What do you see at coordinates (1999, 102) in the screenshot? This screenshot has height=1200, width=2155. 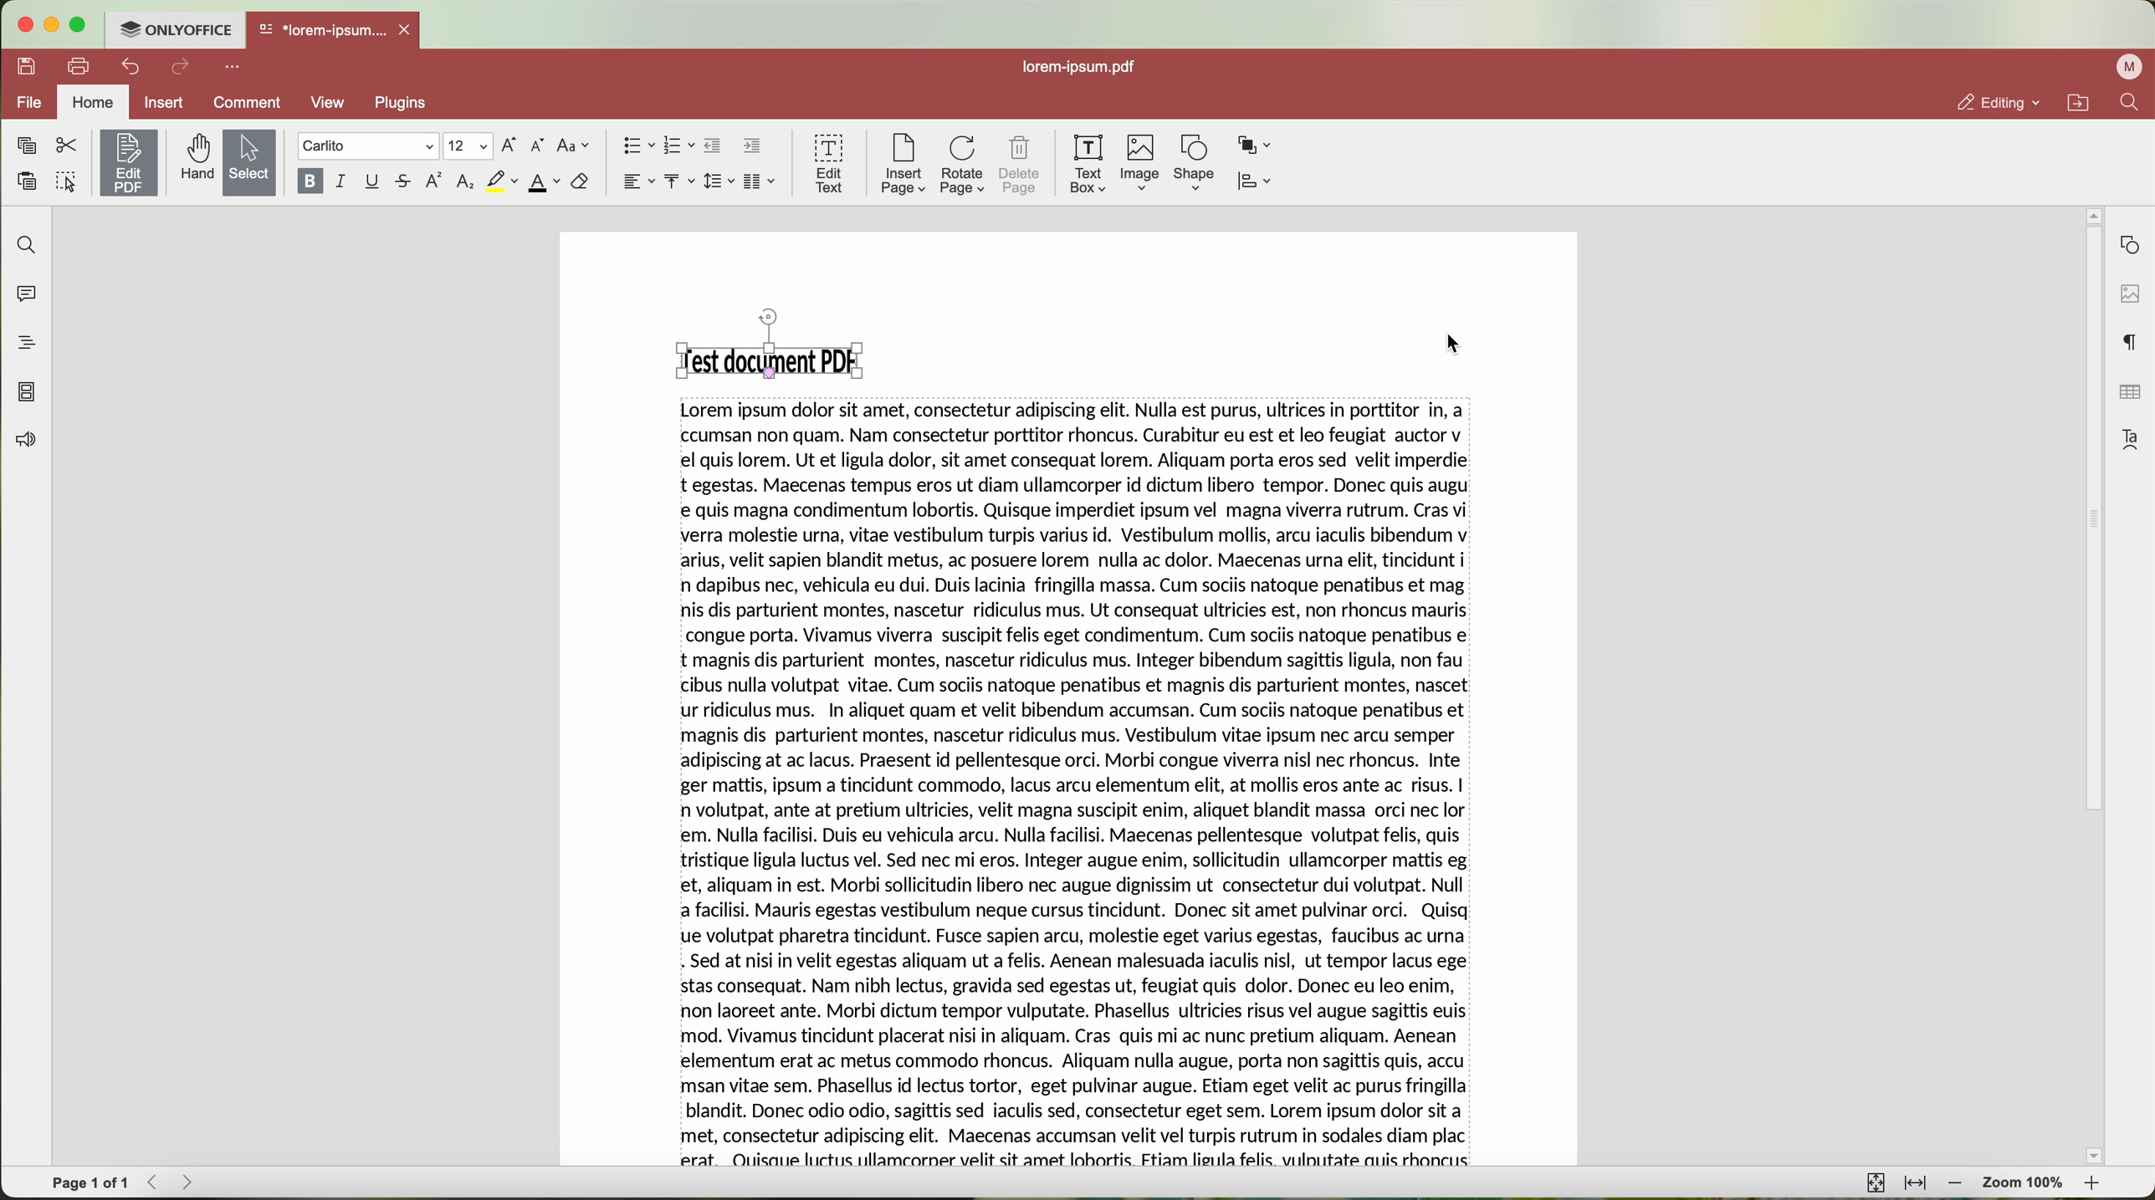 I see `editing` at bounding box center [1999, 102].